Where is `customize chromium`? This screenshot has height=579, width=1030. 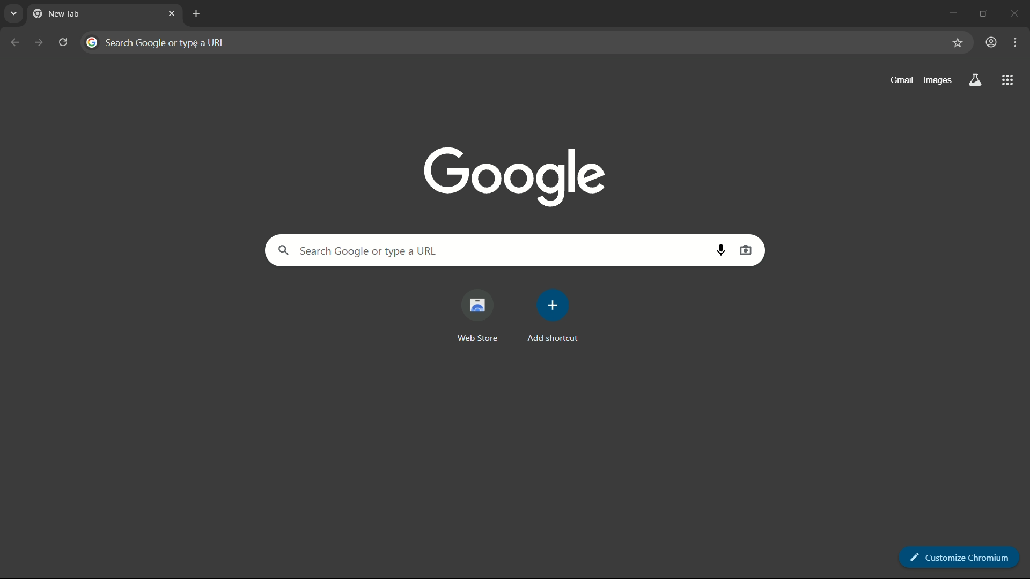 customize chromium is located at coordinates (963, 556).